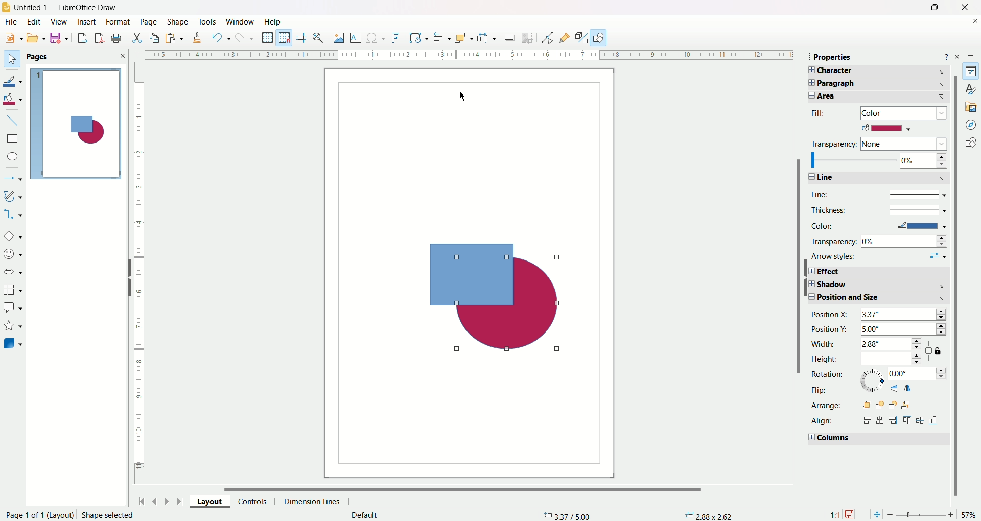 This screenshot has height=521, width=981. Describe the element at coordinates (869, 360) in the screenshot. I see `height` at that location.